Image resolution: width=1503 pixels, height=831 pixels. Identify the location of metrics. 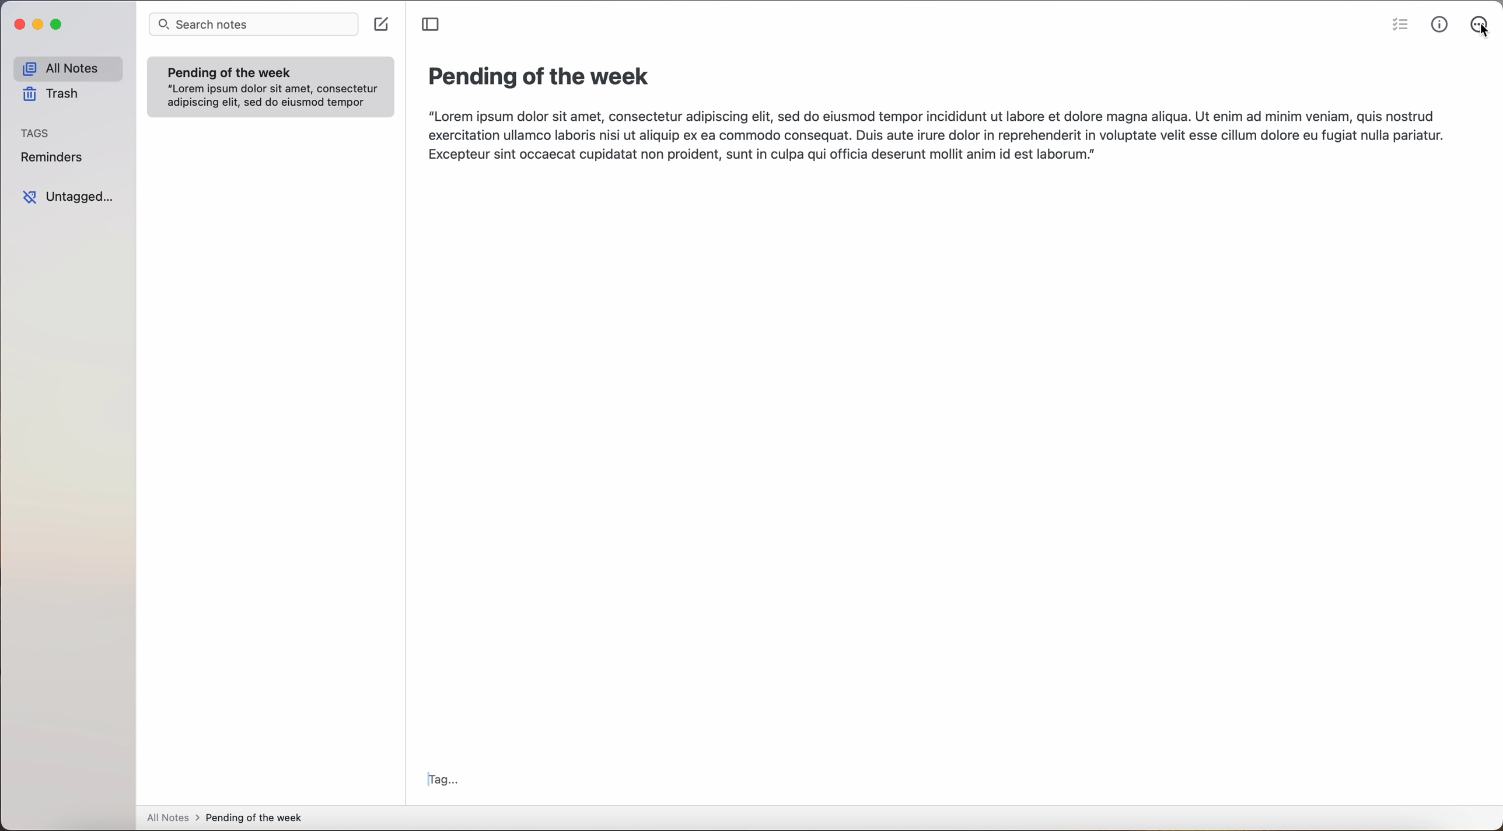
(1441, 26).